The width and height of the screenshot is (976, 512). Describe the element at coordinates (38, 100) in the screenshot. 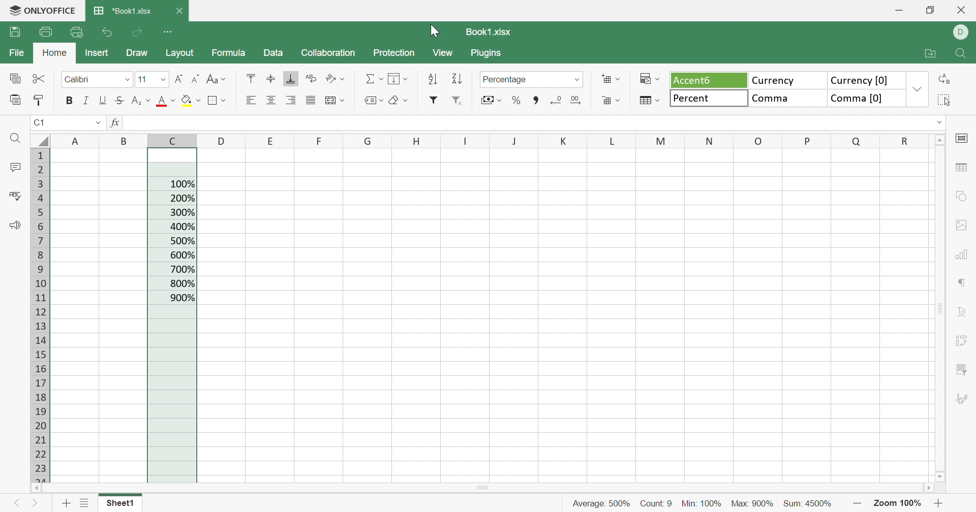

I see `Copy Style` at that location.